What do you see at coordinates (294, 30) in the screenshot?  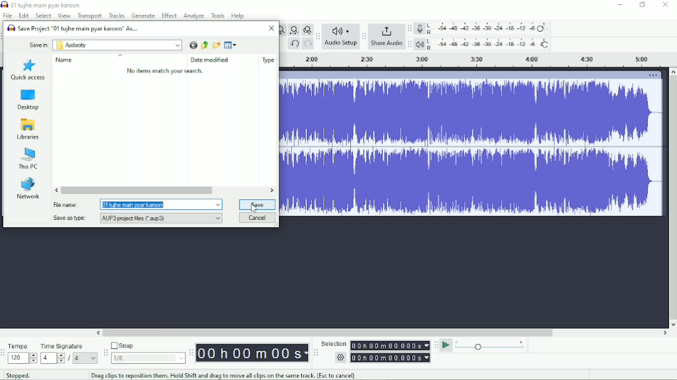 I see `Fit project to width` at bounding box center [294, 30].